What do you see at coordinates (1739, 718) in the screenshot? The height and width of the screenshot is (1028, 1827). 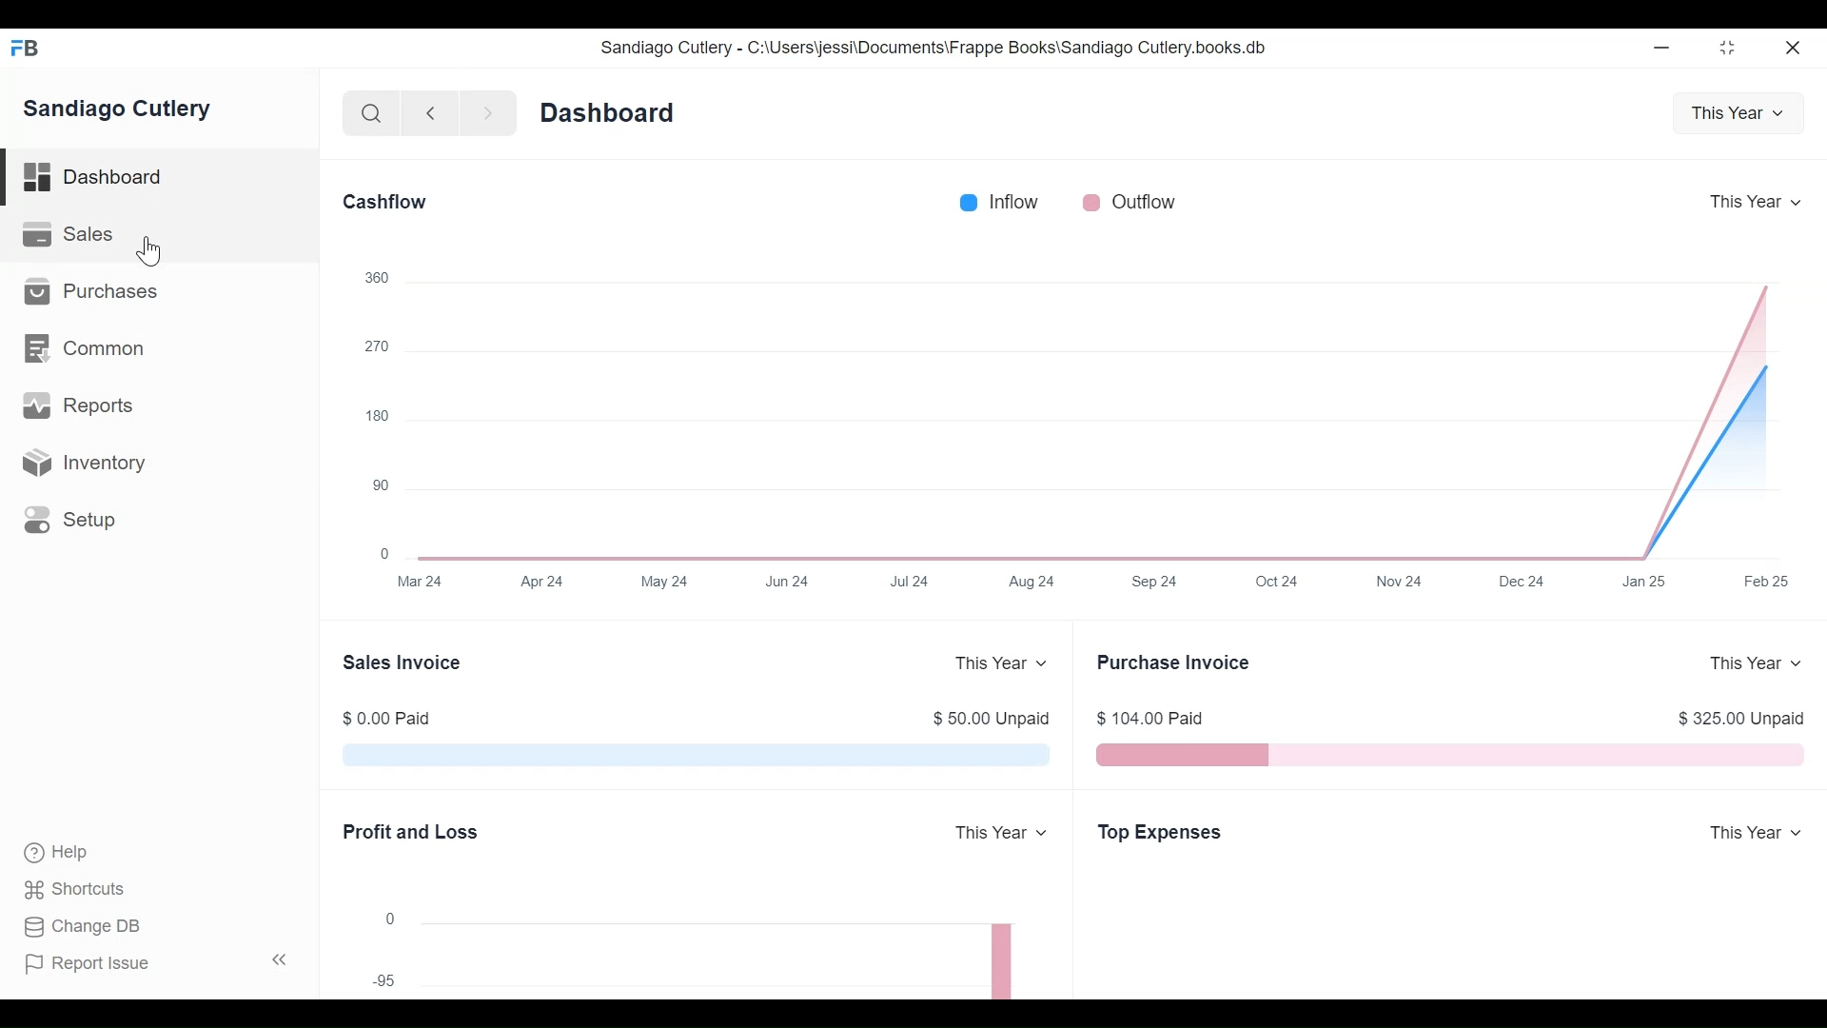 I see `$ 325.00 Unpaid` at bounding box center [1739, 718].